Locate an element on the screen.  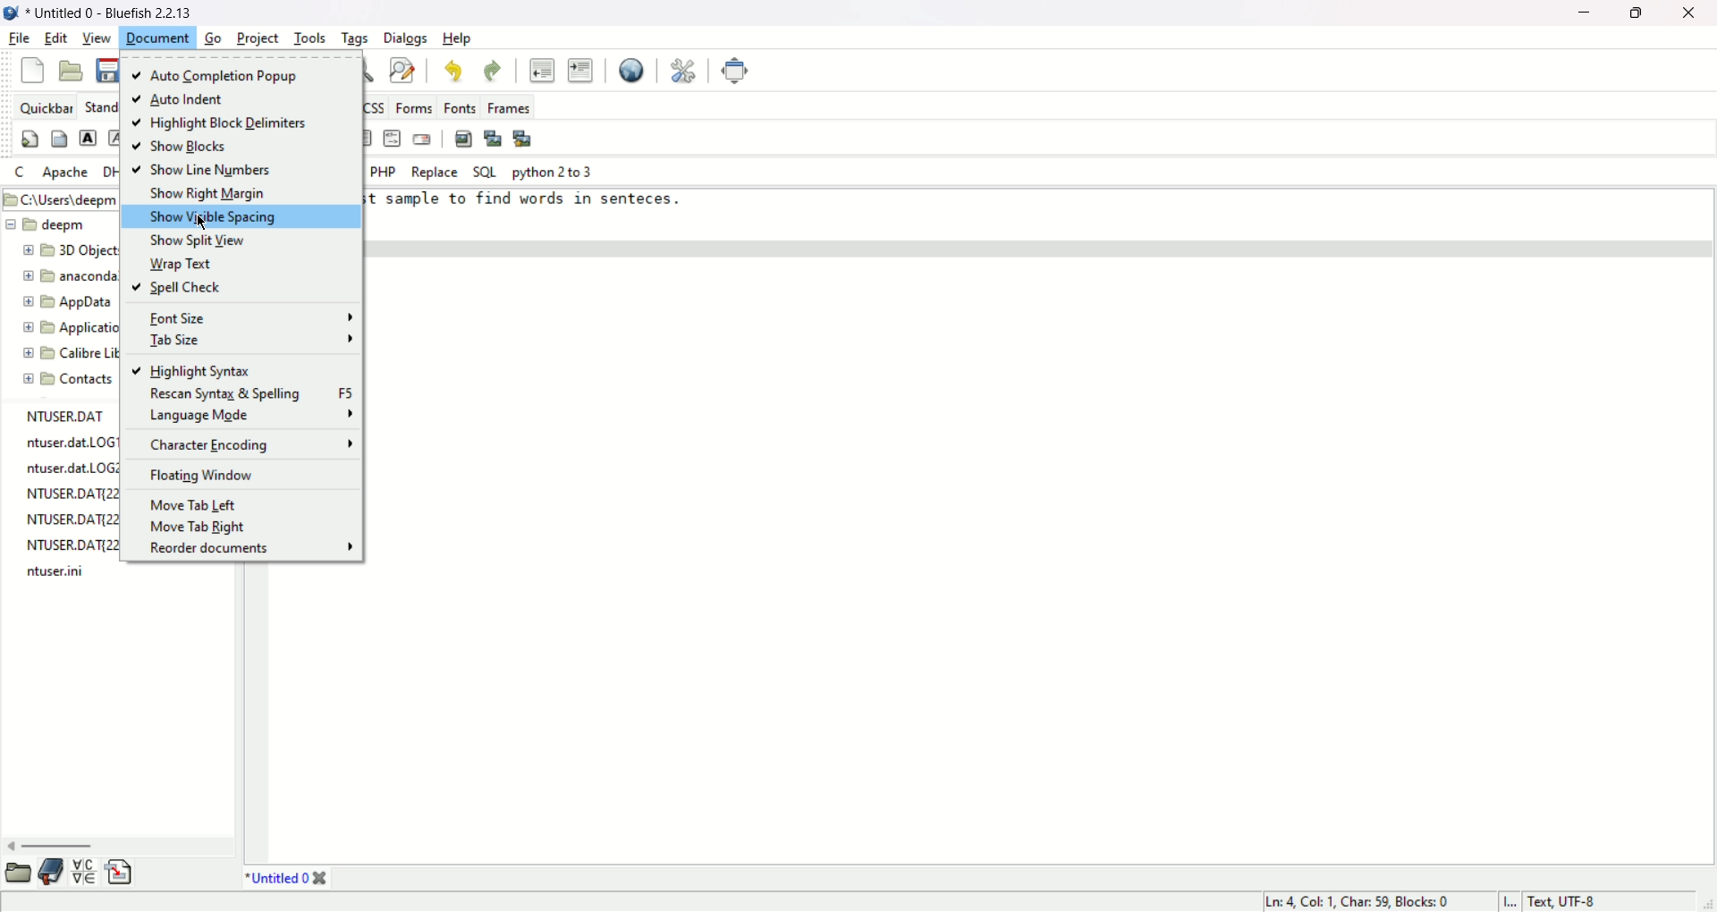
emphasis is located at coordinates (113, 139).